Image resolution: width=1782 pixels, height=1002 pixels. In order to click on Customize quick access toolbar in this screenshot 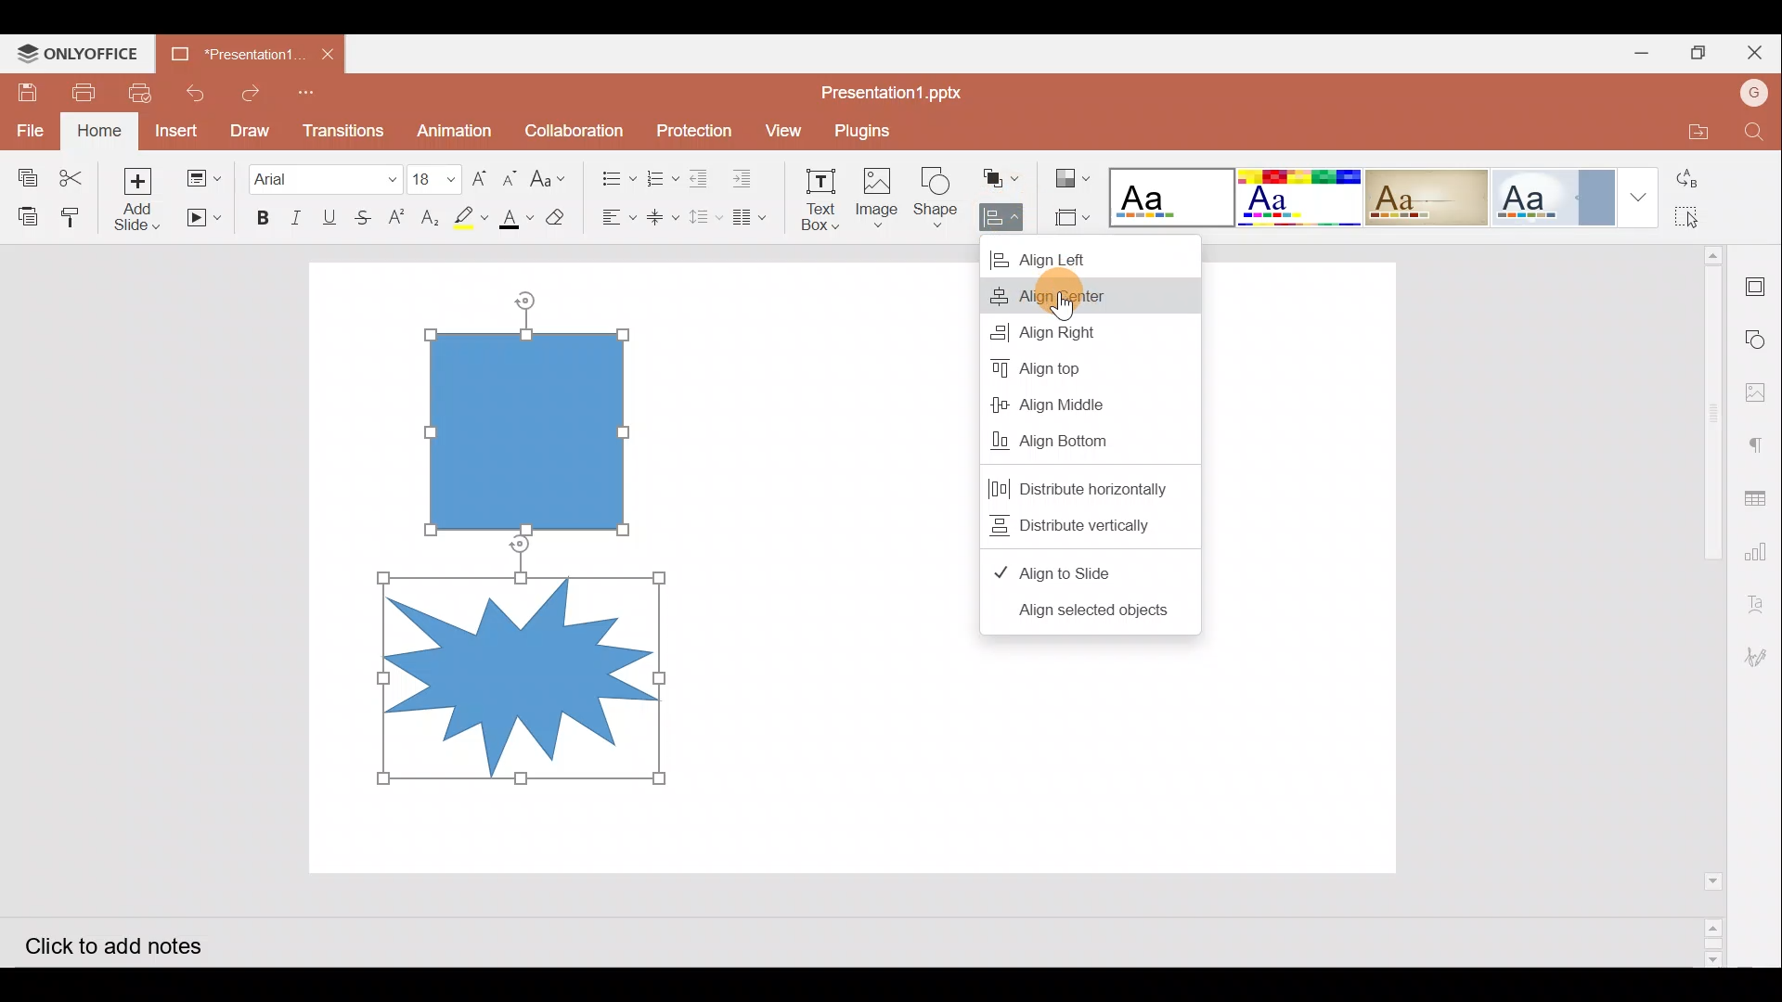, I will do `click(307, 91)`.